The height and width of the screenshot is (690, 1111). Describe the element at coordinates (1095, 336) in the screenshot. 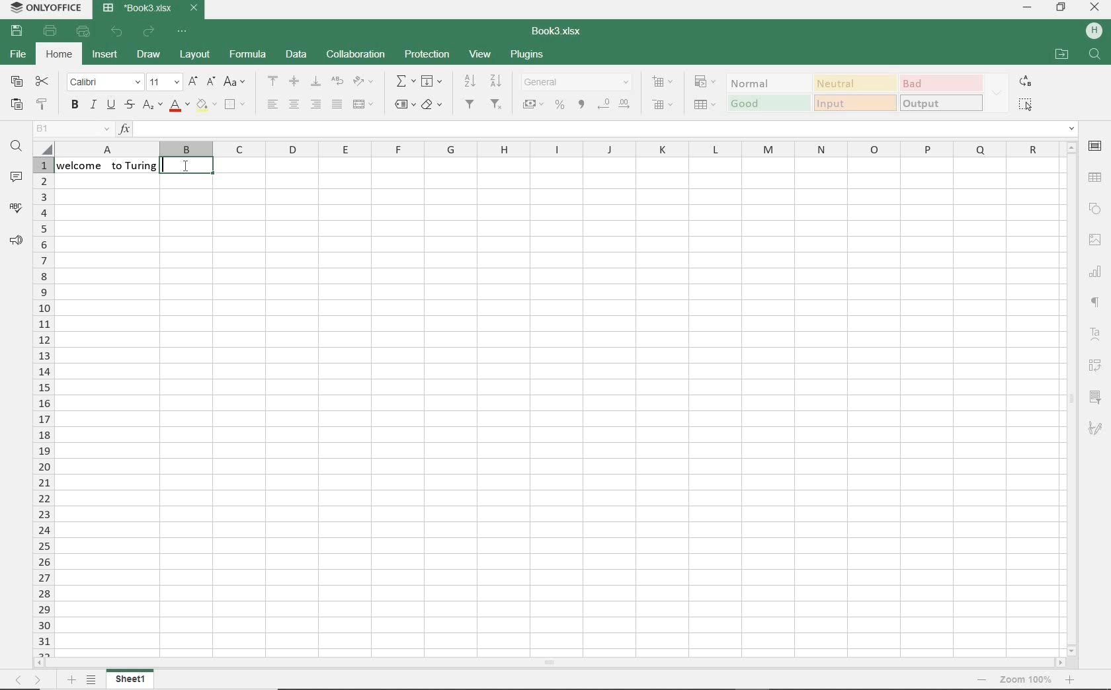

I see `text art` at that location.